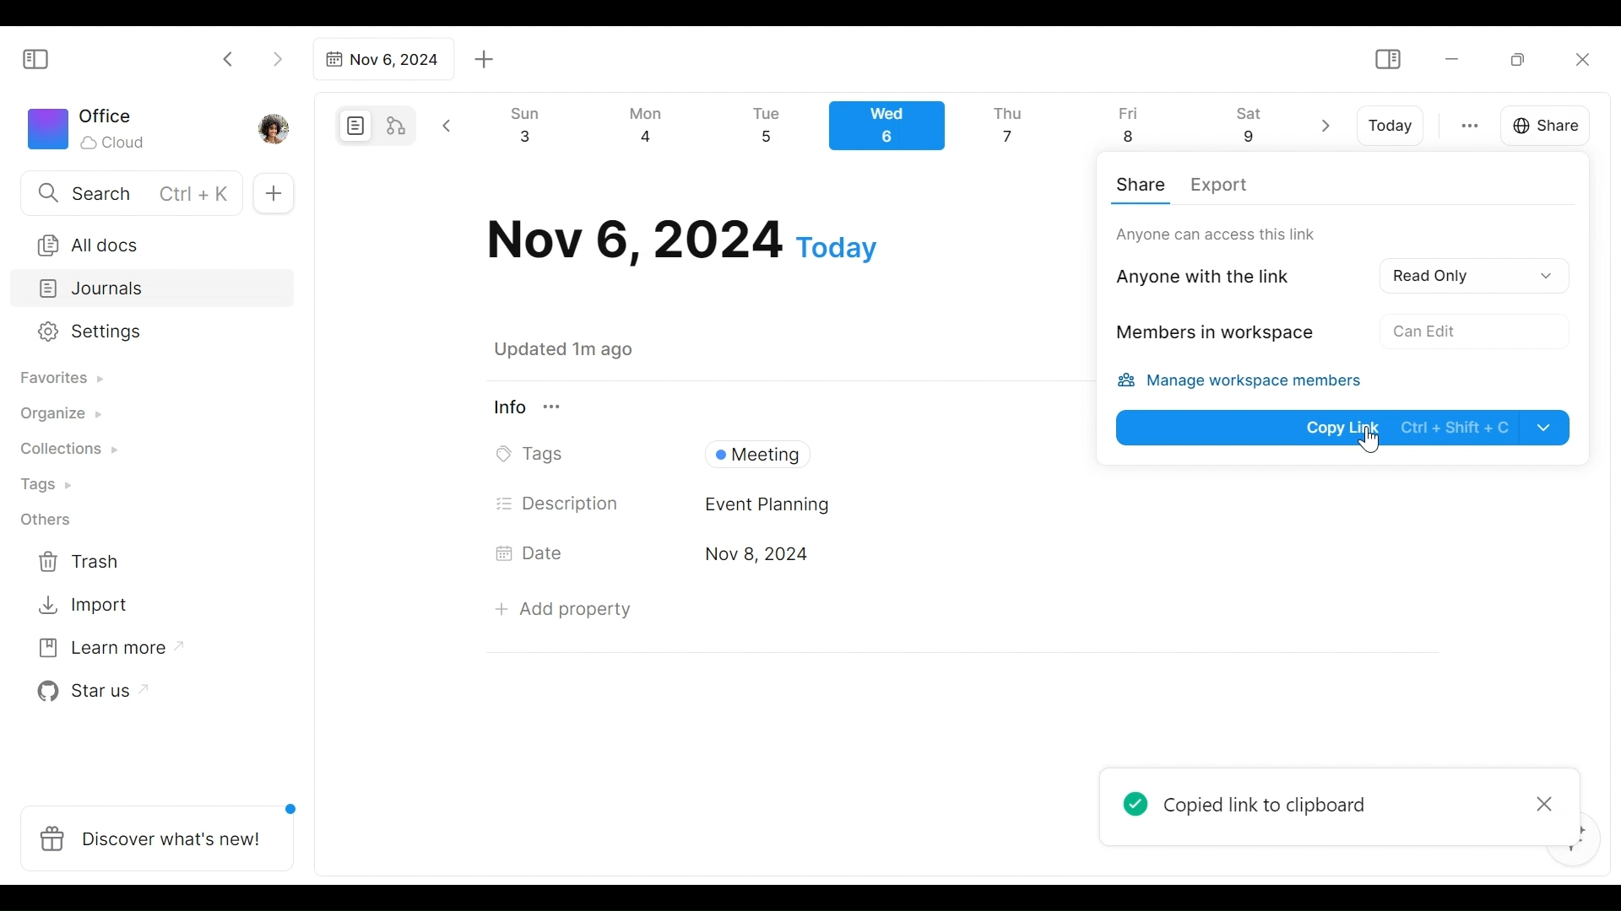 This screenshot has height=911, width=1621. Describe the element at coordinates (381, 59) in the screenshot. I see `Tab` at that location.